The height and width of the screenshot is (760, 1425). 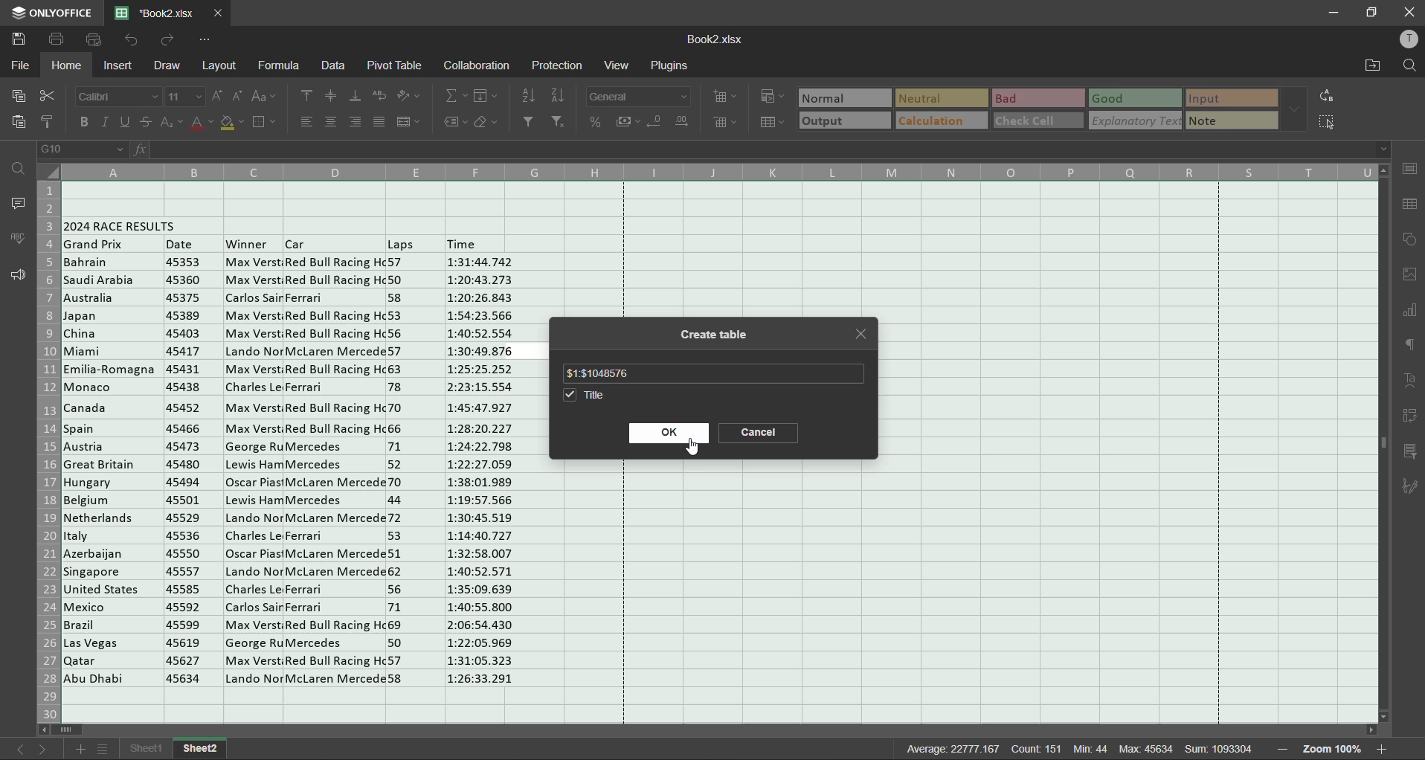 What do you see at coordinates (860, 335) in the screenshot?
I see `close tab` at bounding box center [860, 335].